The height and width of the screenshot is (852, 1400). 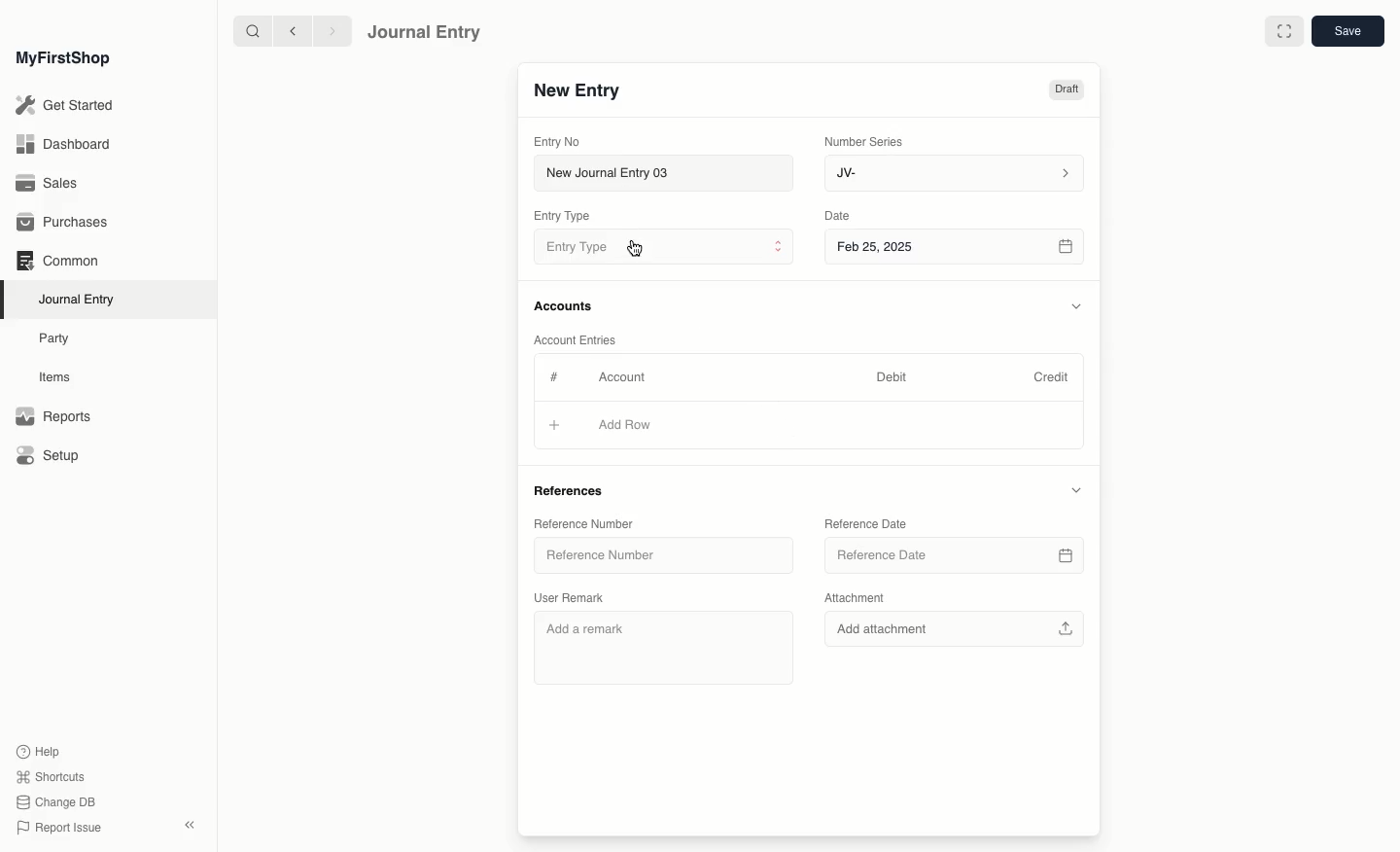 What do you see at coordinates (55, 337) in the screenshot?
I see `Party` at bounding box center [55, 337].